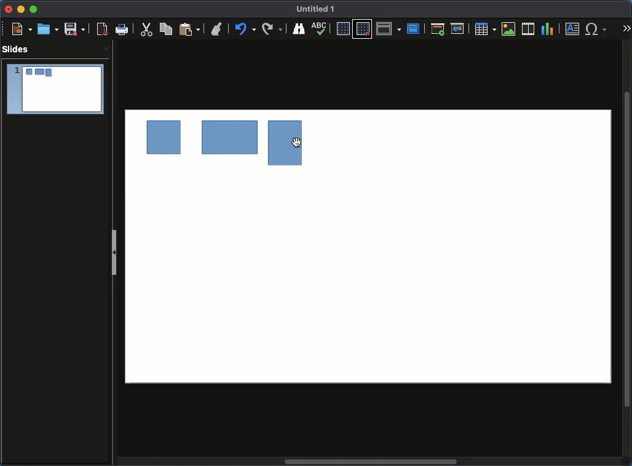 This screenshot has width=632, height=466. Describe the element at coordinates (18, 29) in the screenshot. I see `New` at that location.